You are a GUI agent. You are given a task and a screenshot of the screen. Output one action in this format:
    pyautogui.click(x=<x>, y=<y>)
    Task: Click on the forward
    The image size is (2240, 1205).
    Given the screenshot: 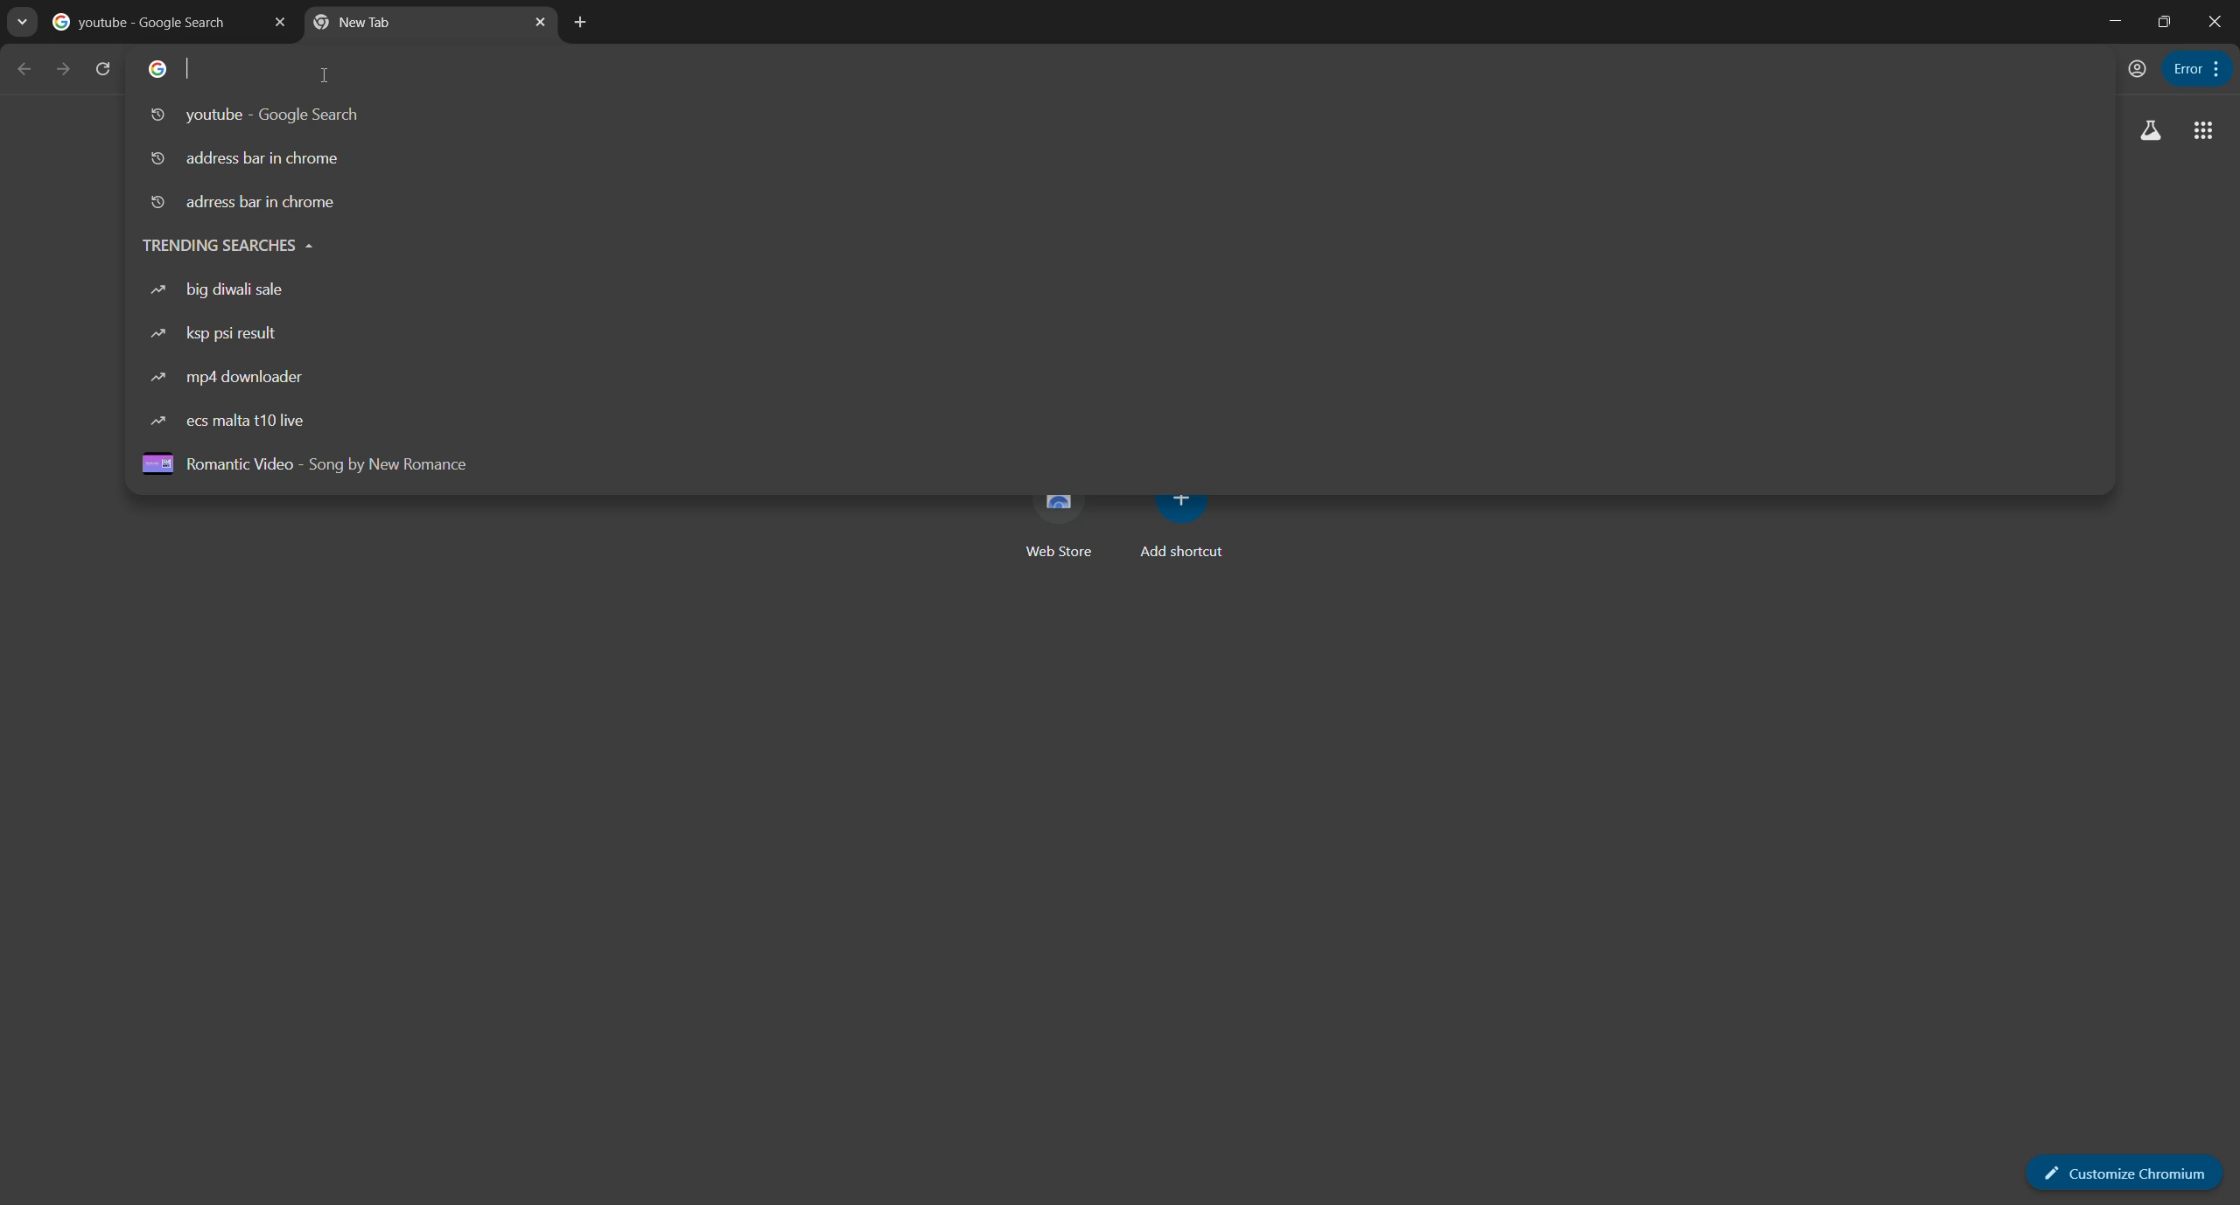 What is the action you would take?
    pyautogui.click(x=61, y=68)
    